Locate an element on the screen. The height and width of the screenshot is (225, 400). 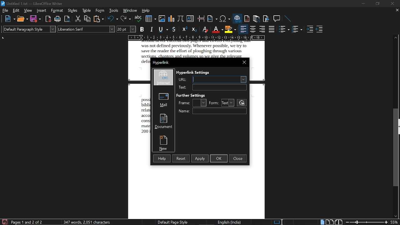
settings is located at coordinates (242, 103).